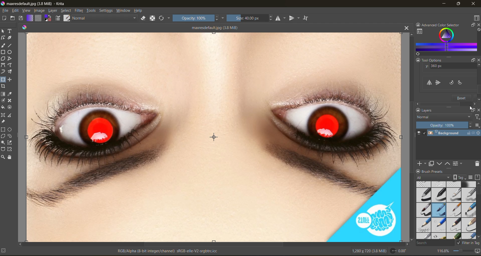 This screenshot has width=481, height=256. I want to click on tool, so click(10, 107).